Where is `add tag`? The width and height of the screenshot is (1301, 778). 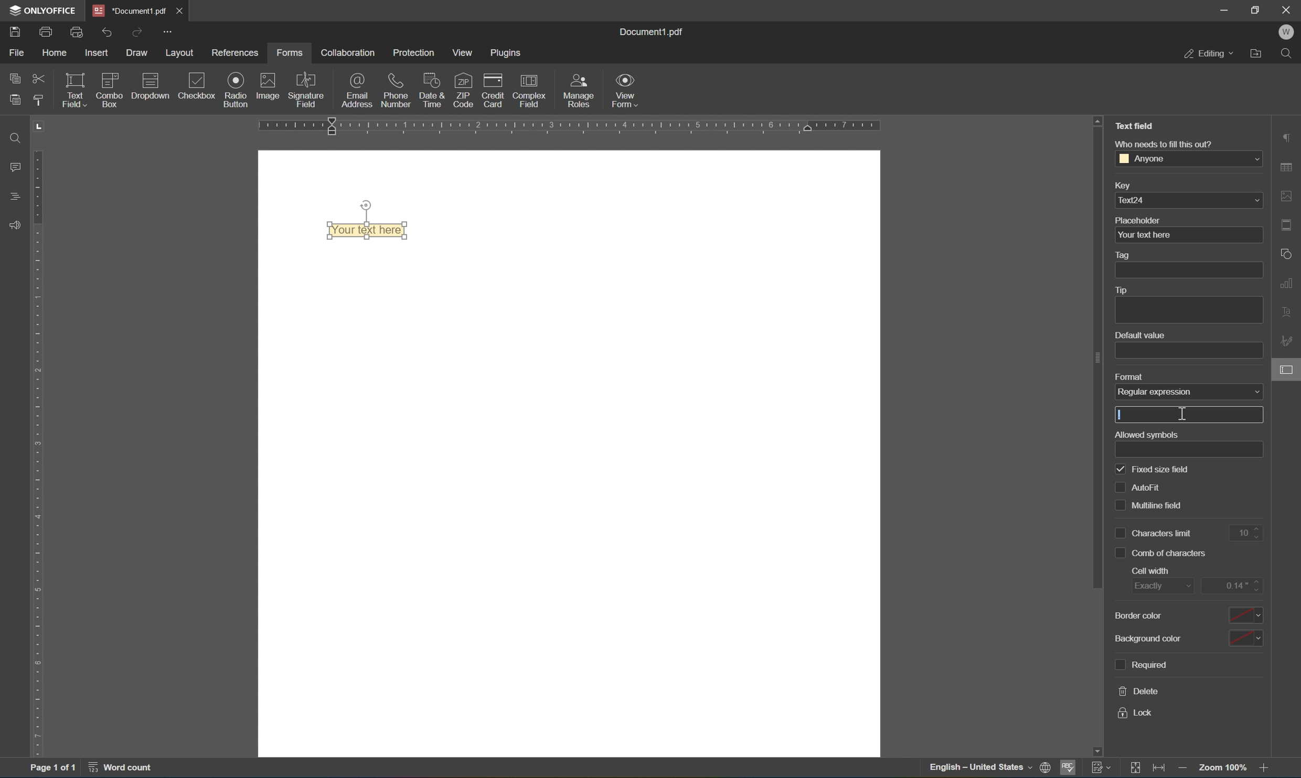
add tag is located at coordinates (1188, 270).